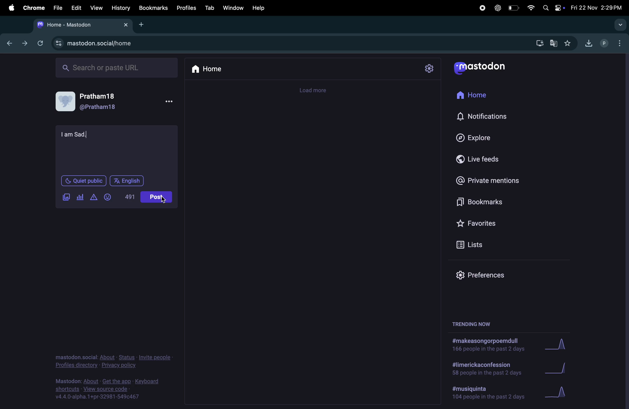  I want to click on search tab, so click(620, 24).